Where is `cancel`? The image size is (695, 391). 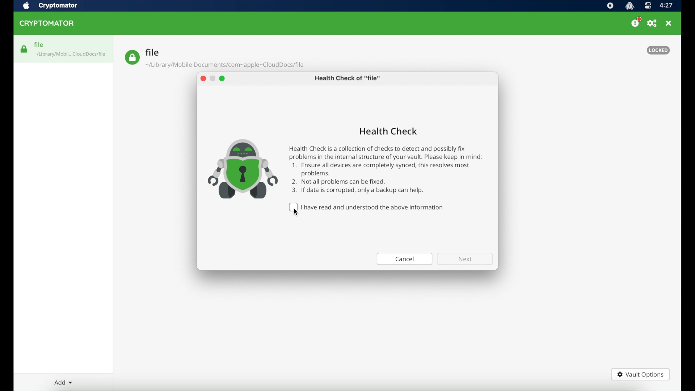
cancel is located at coordinates (404, 259).